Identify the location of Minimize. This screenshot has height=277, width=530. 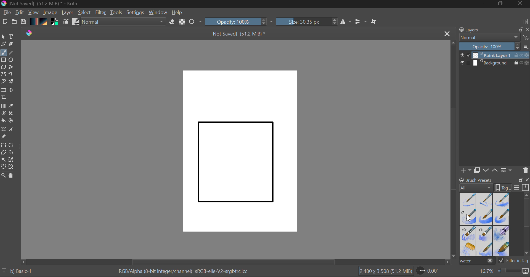
(502, 4).